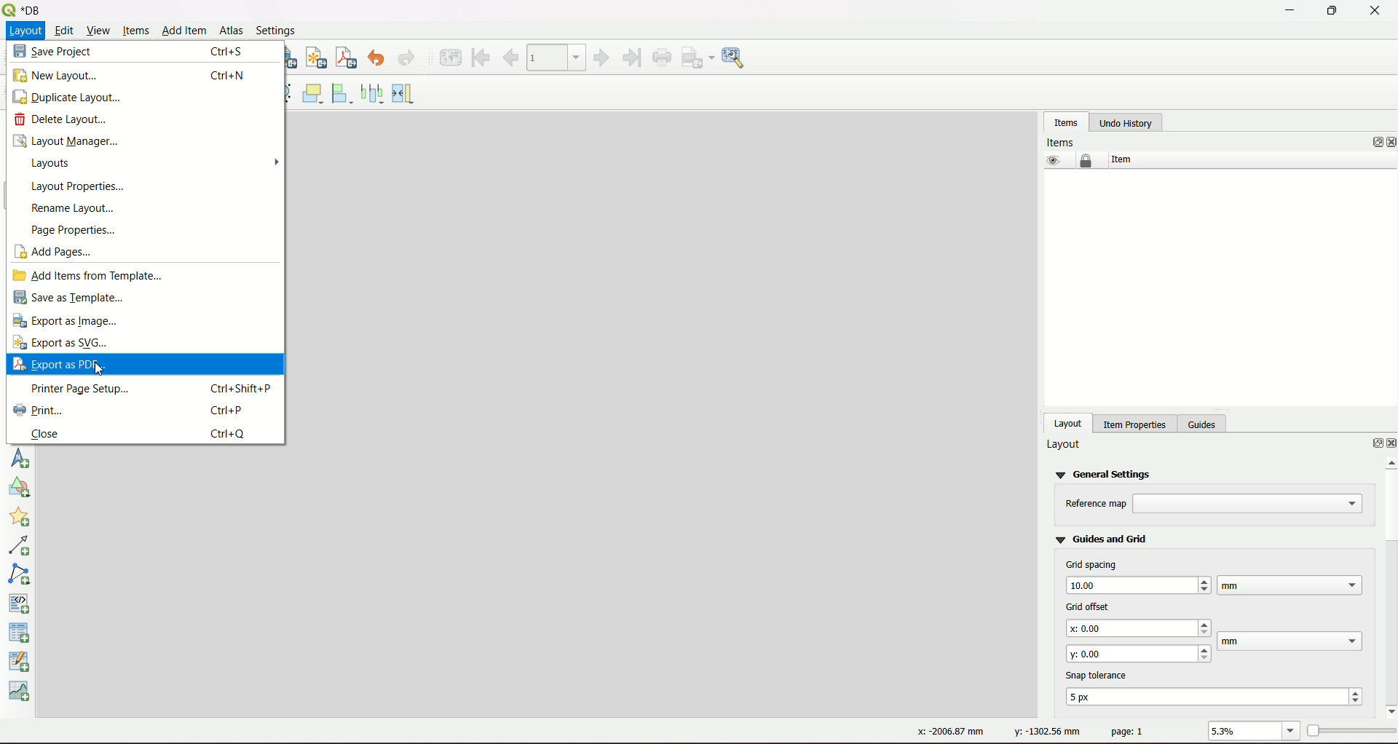 Image resolution: width=1398 pixels, height=744 pixels. I want to click on resize item width, so click(406, 93).